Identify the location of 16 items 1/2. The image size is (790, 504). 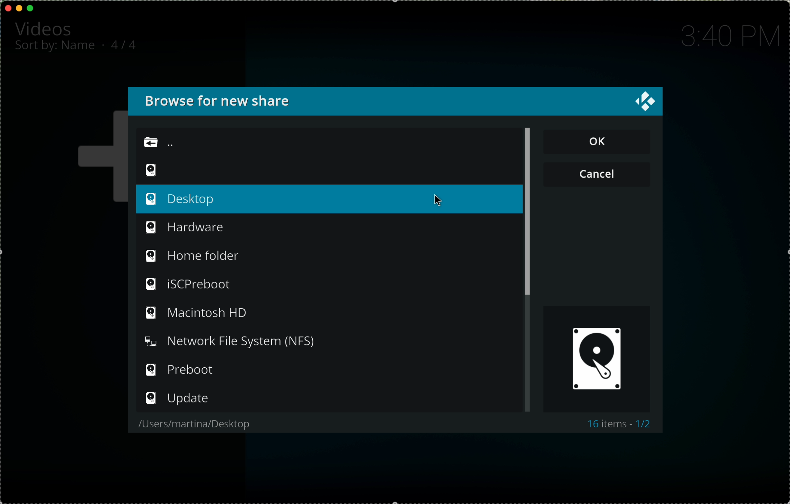
(622, 425).